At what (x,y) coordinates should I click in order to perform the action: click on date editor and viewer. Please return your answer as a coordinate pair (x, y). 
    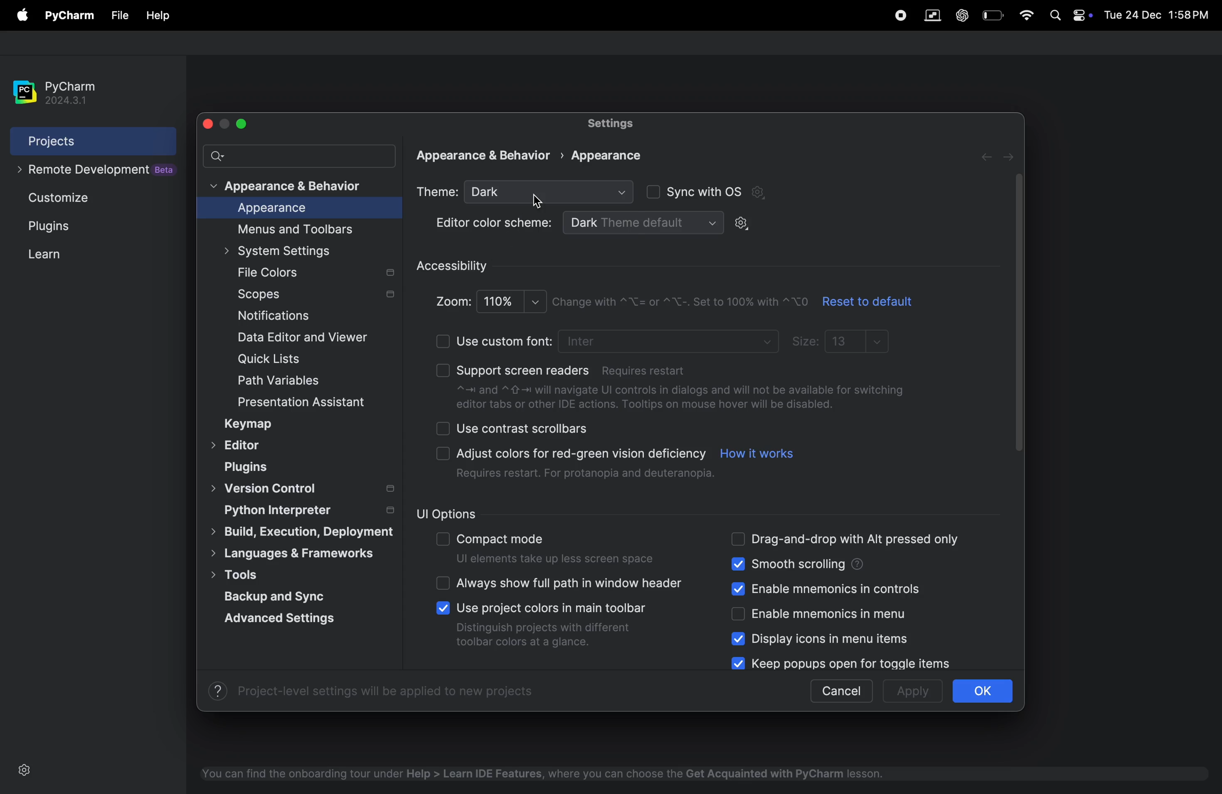
    Looking at the image, I should click on (302, 340).